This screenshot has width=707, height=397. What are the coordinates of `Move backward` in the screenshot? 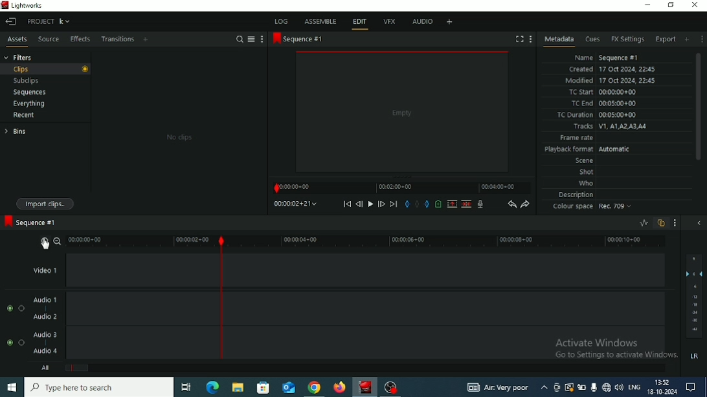 It's located at (346, 204).